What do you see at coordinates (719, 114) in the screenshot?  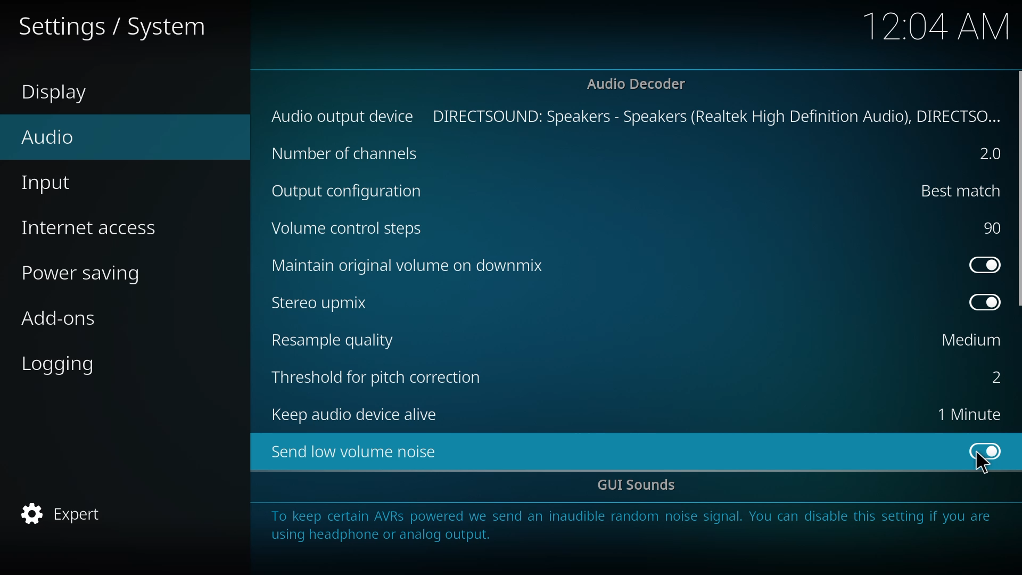 I see `directsound` at bounding box center [719, 114].